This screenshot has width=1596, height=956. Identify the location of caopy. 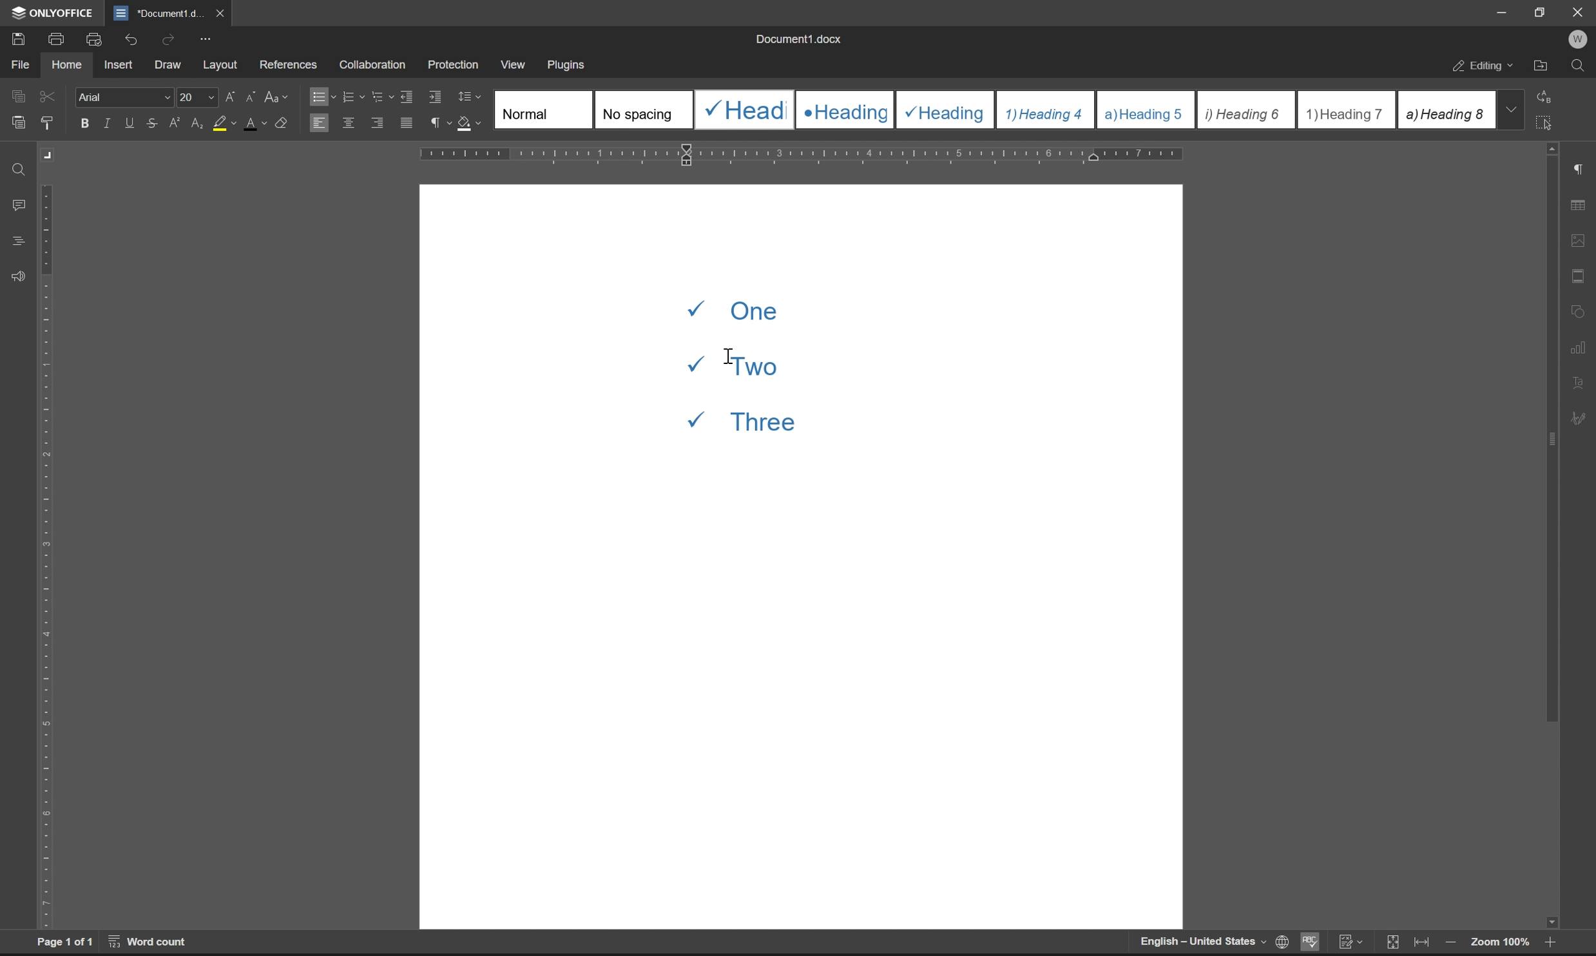
(16, 99).